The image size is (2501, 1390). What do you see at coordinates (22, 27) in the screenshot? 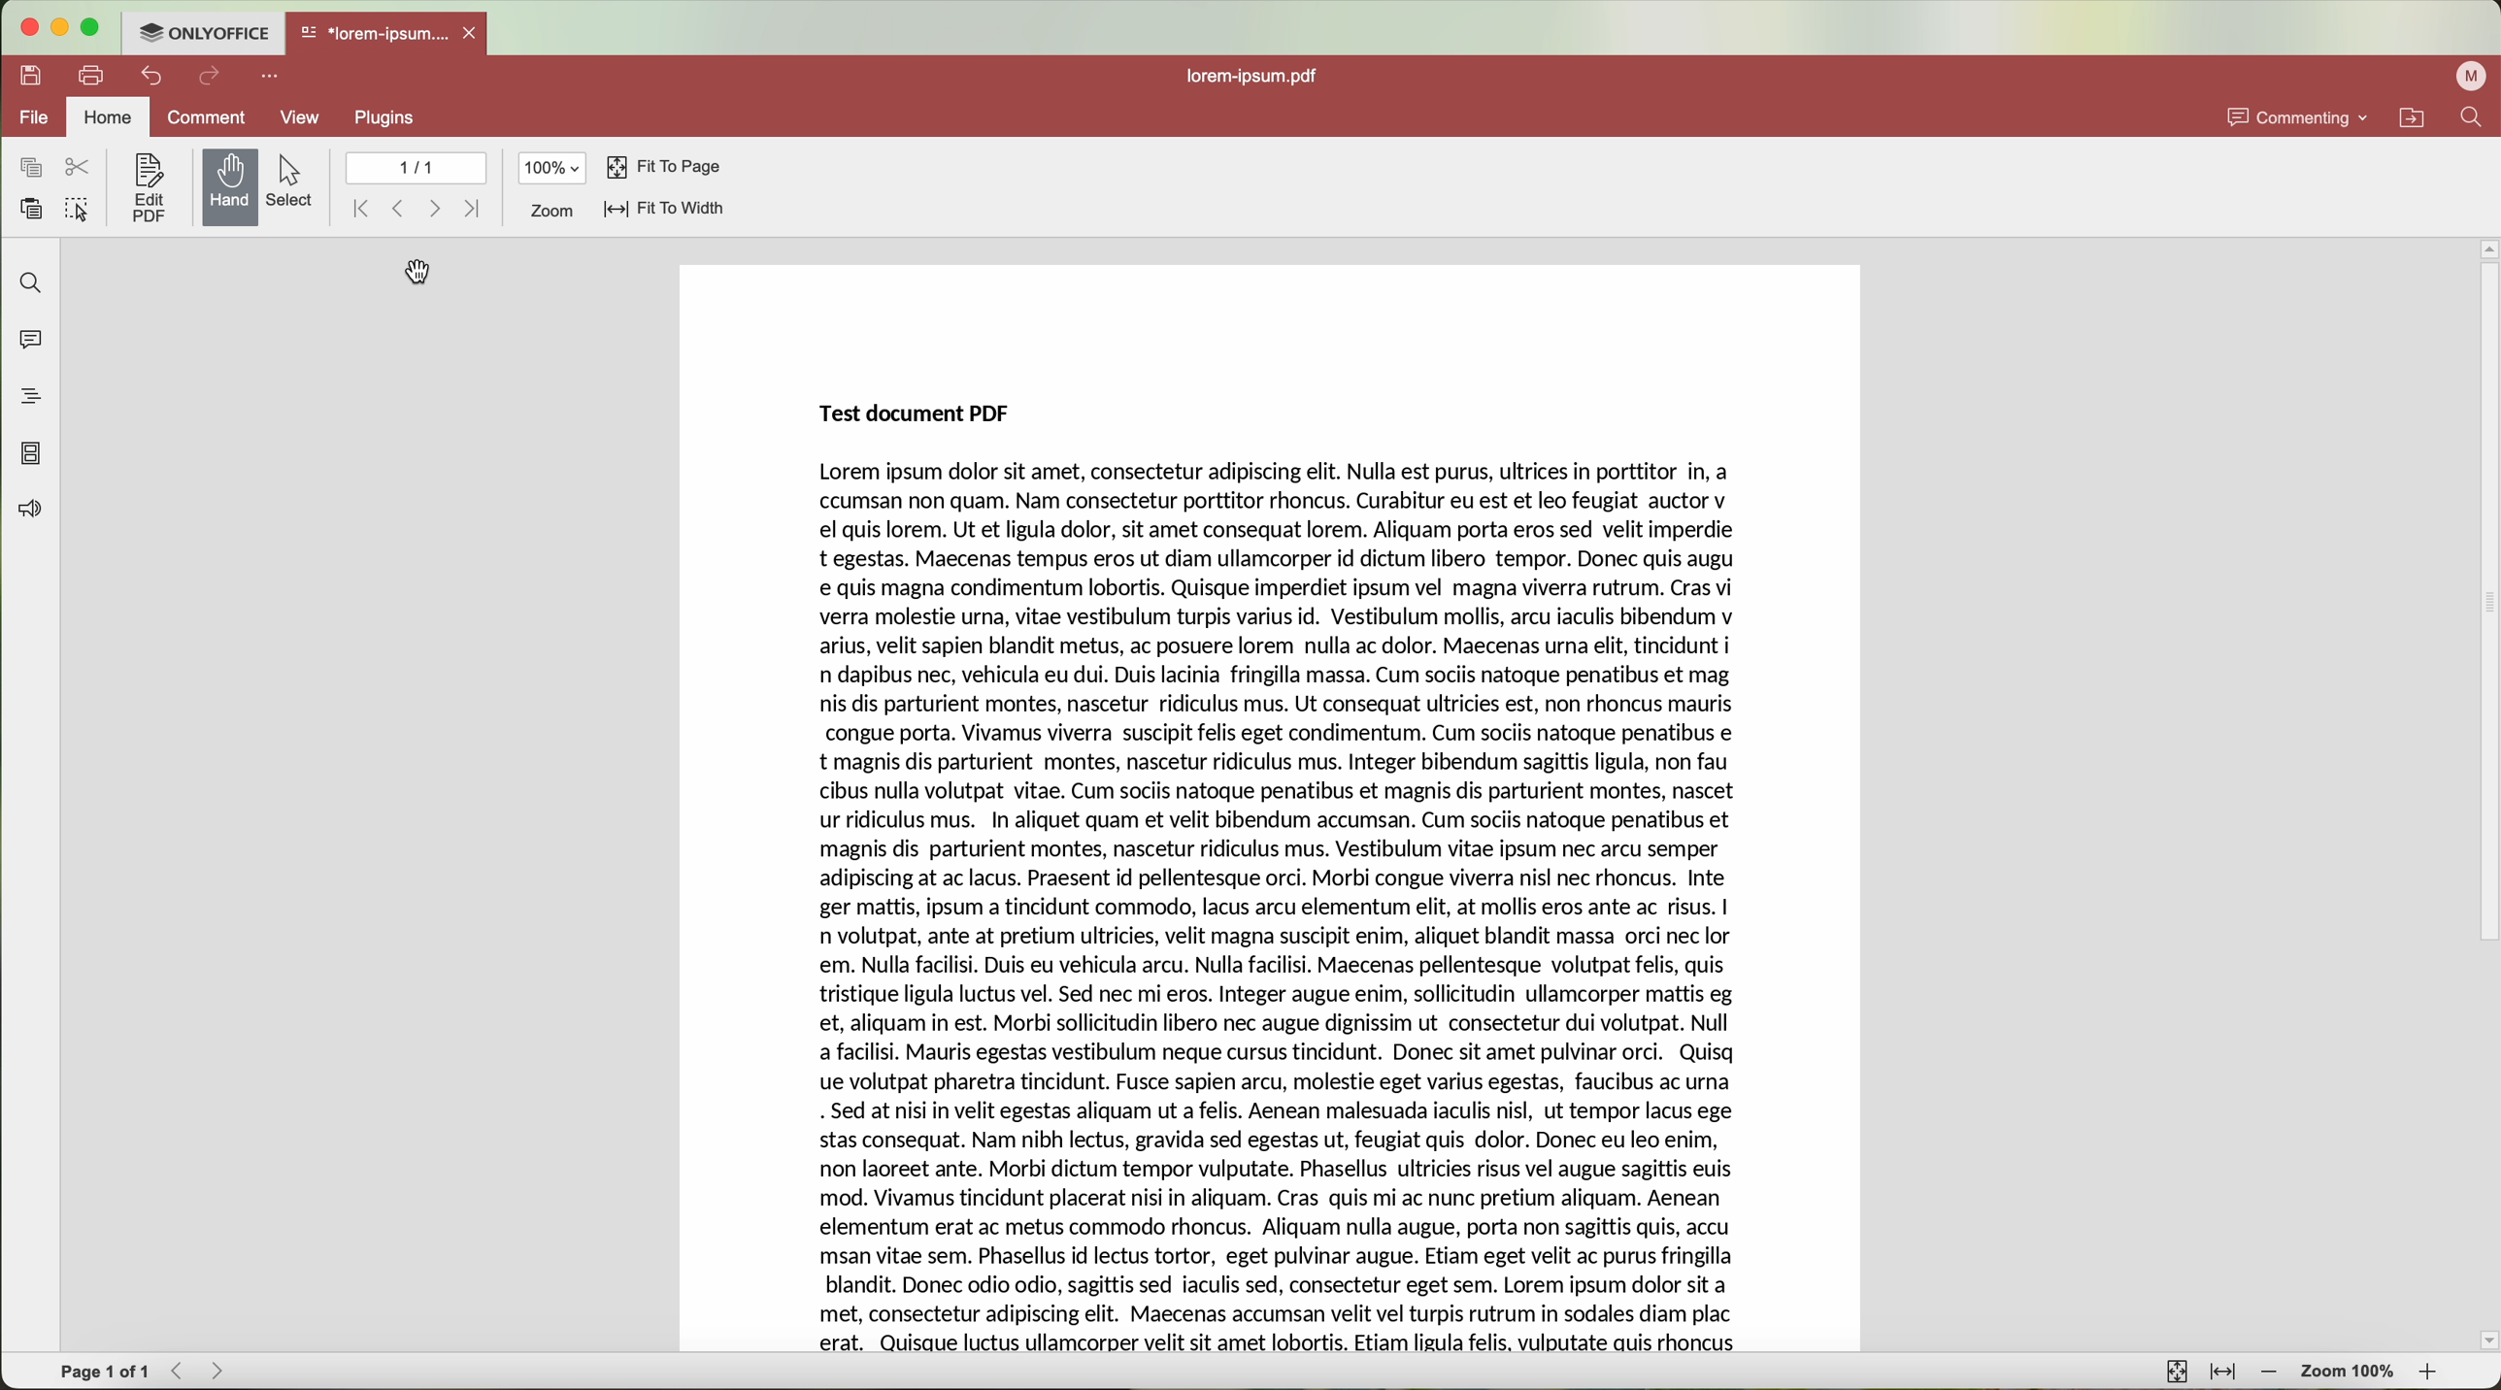
I see `close program` at bounding box center [22, 27].